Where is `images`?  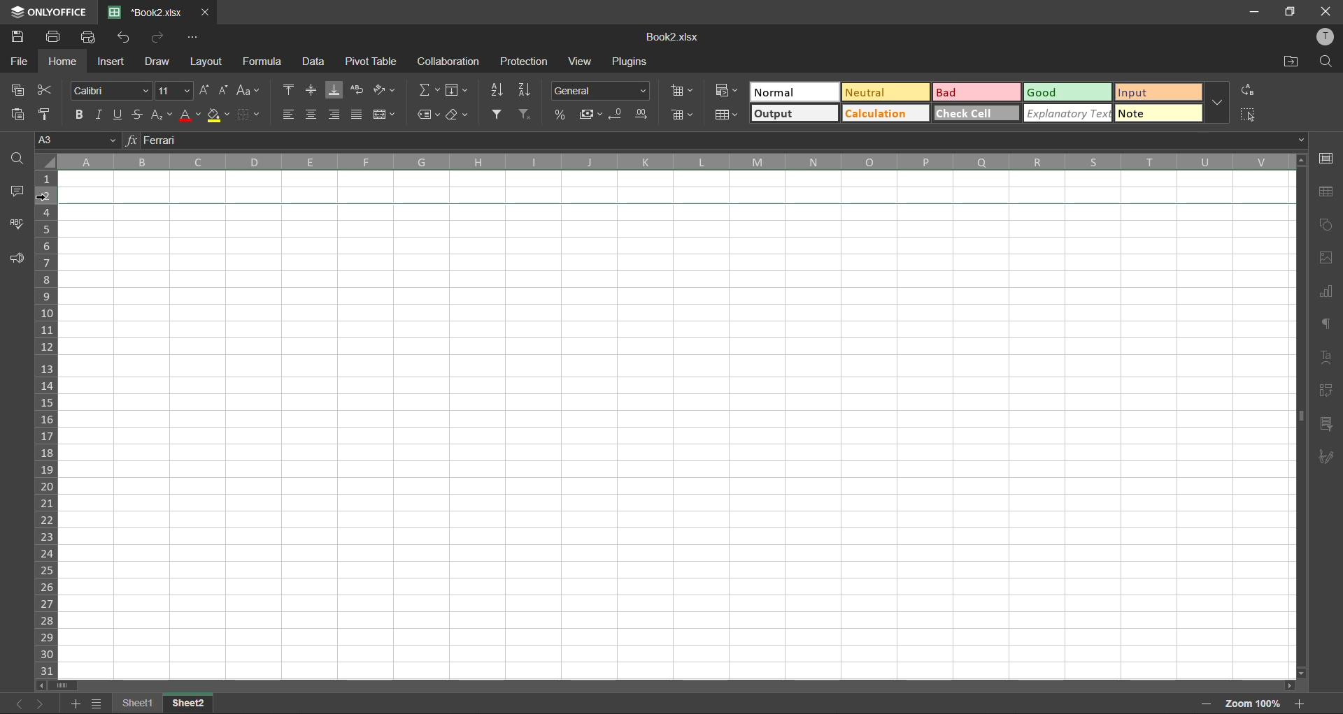
images is located at coordinates (1322, 258).